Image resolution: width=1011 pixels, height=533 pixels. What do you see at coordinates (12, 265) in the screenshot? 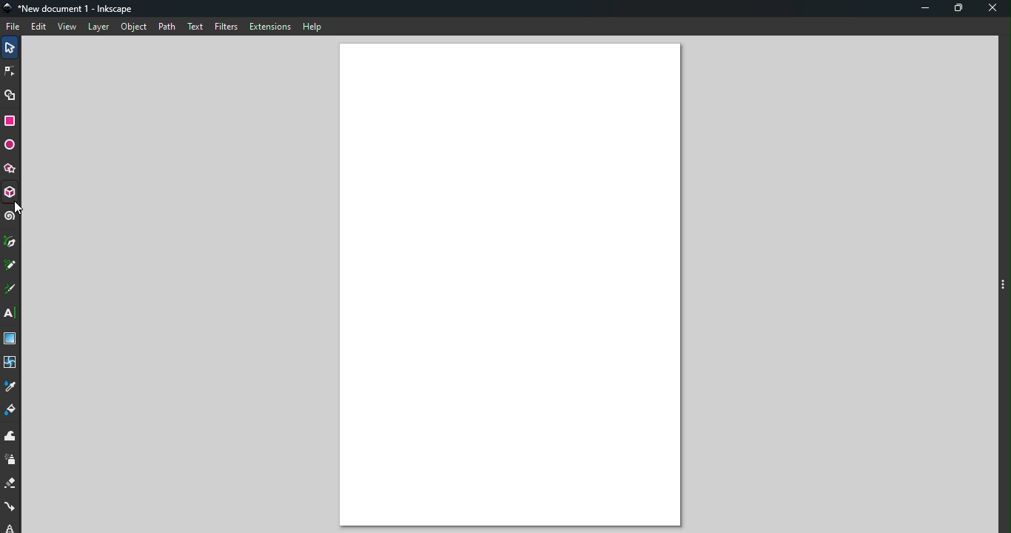
I see `Pencil tool` at bounding box center [12, 265].